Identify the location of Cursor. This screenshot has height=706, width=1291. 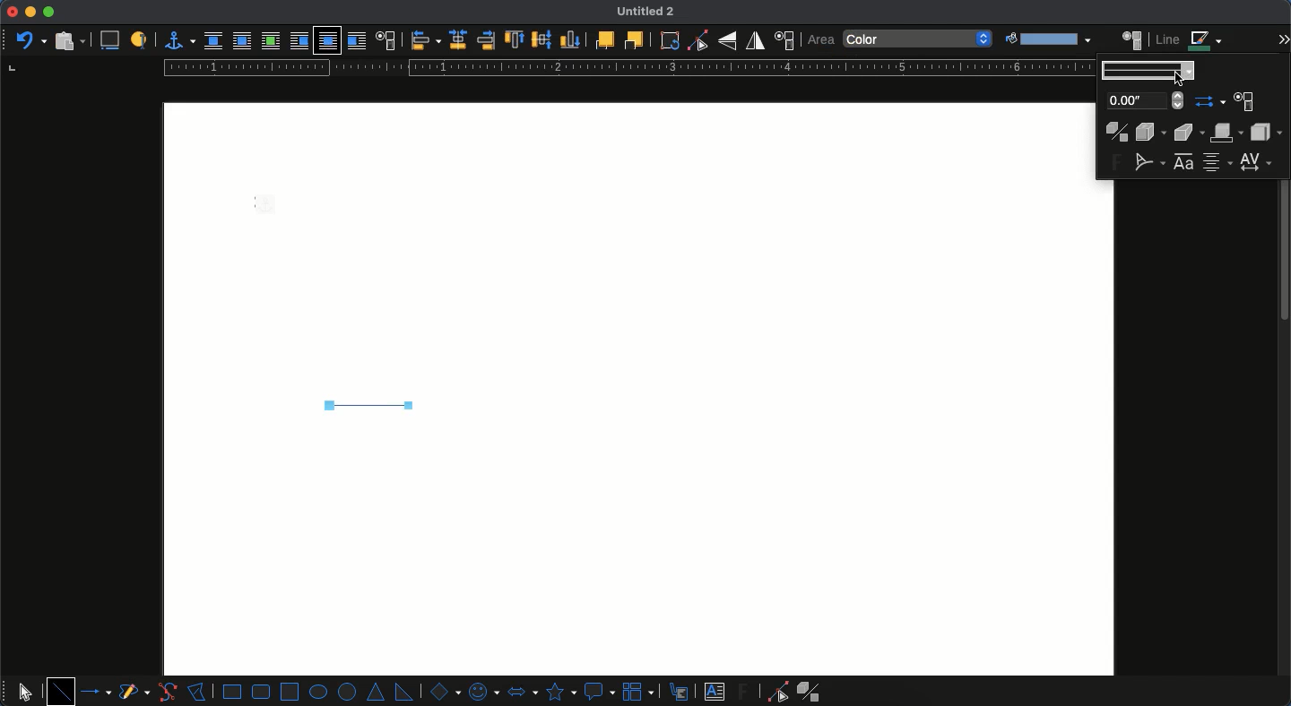
(1179, 81).